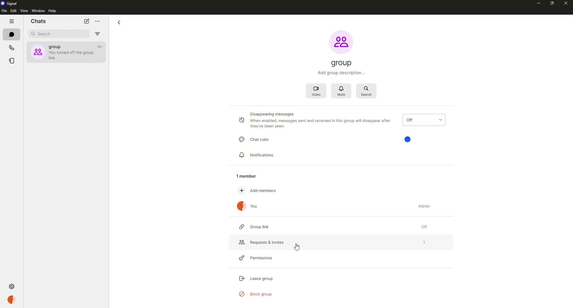 The height and width of the screenshot is (308, 573). I want to click on group link, so click(256, 227).